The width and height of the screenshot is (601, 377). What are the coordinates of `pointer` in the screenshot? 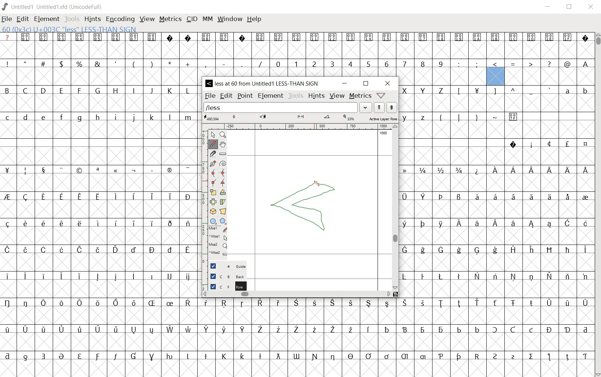 It's located at (213, 134).